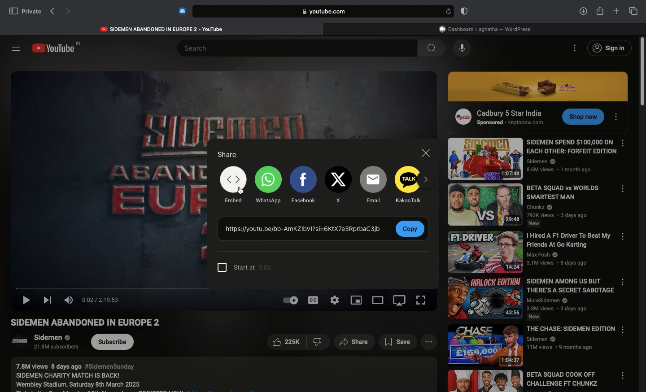 The width and height of the screenshot is (646, 392). Describe the element at coordinates (163, 28) in the screenshot. I see `Youtube` at that location.